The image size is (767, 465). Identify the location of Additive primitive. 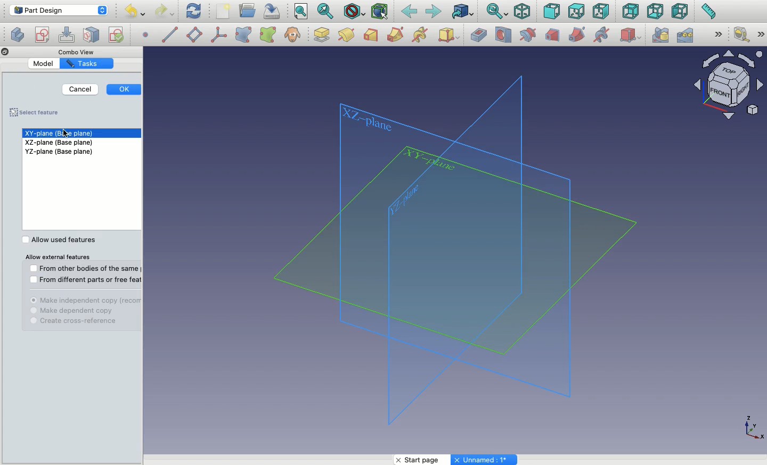
(451, 36).